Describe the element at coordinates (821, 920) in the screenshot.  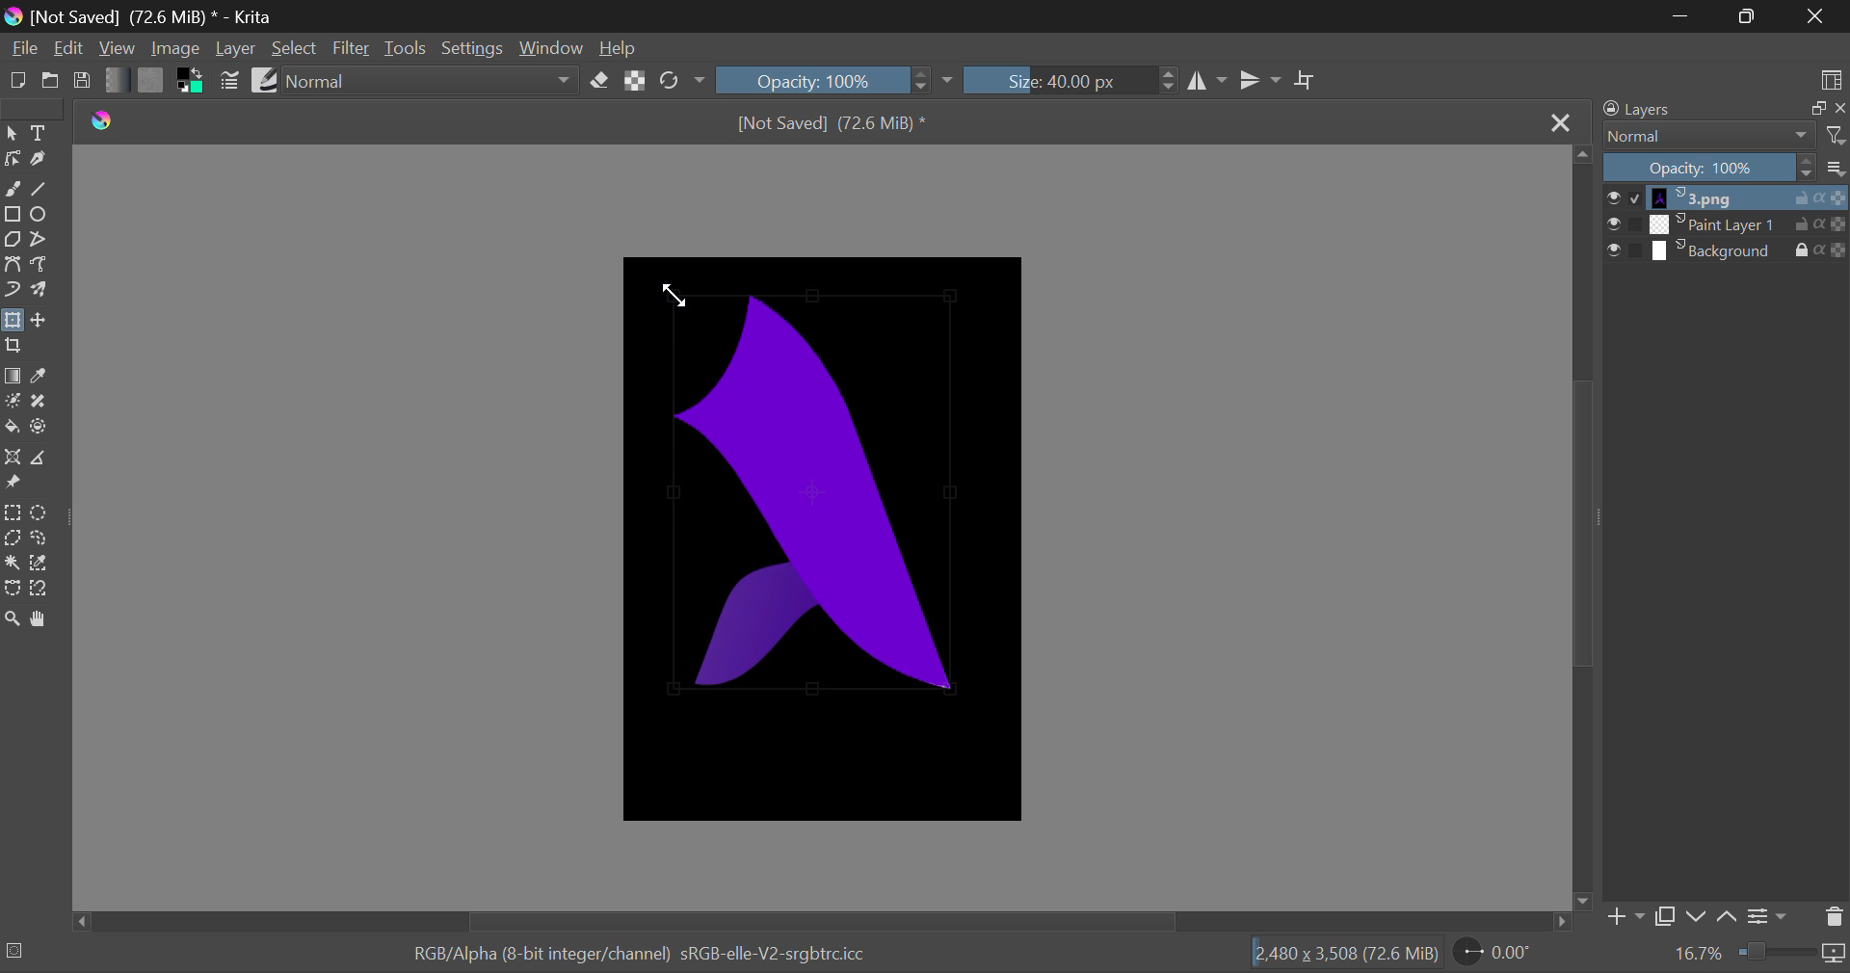
I see `Scroll Bar` at that location.